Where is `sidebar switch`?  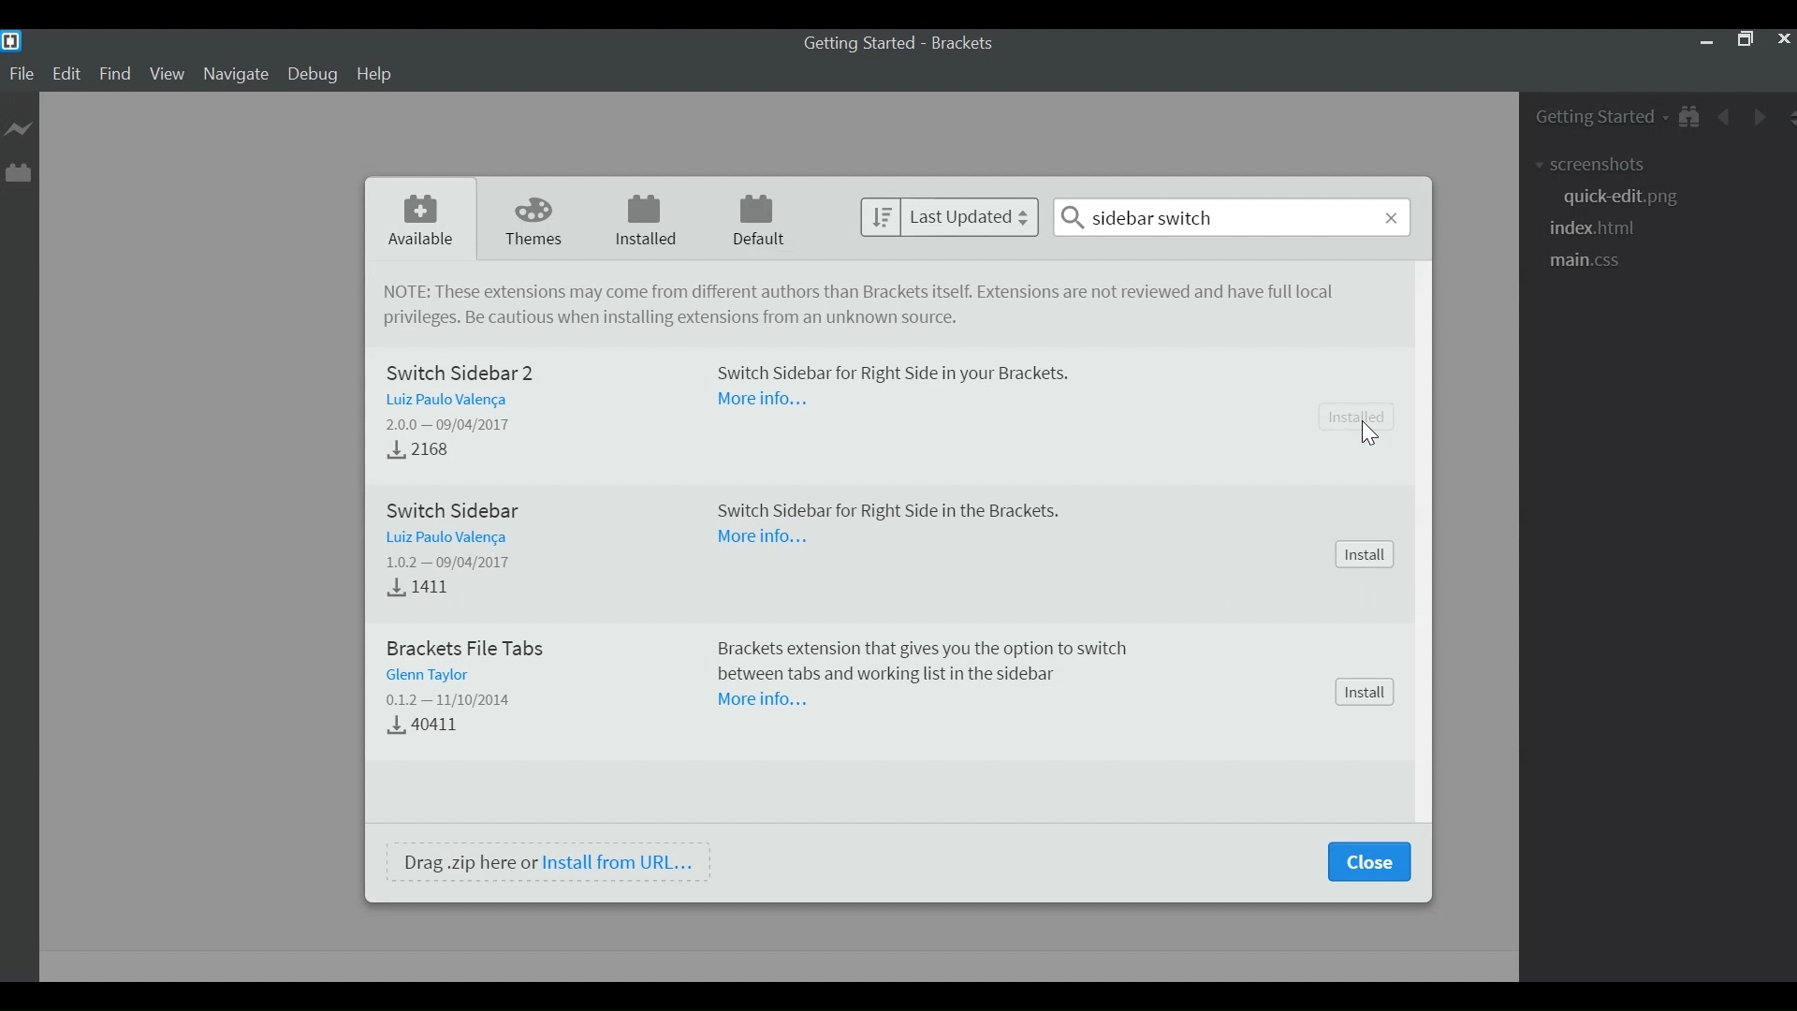
sidebar switch is located at coordinates (1233, 217).